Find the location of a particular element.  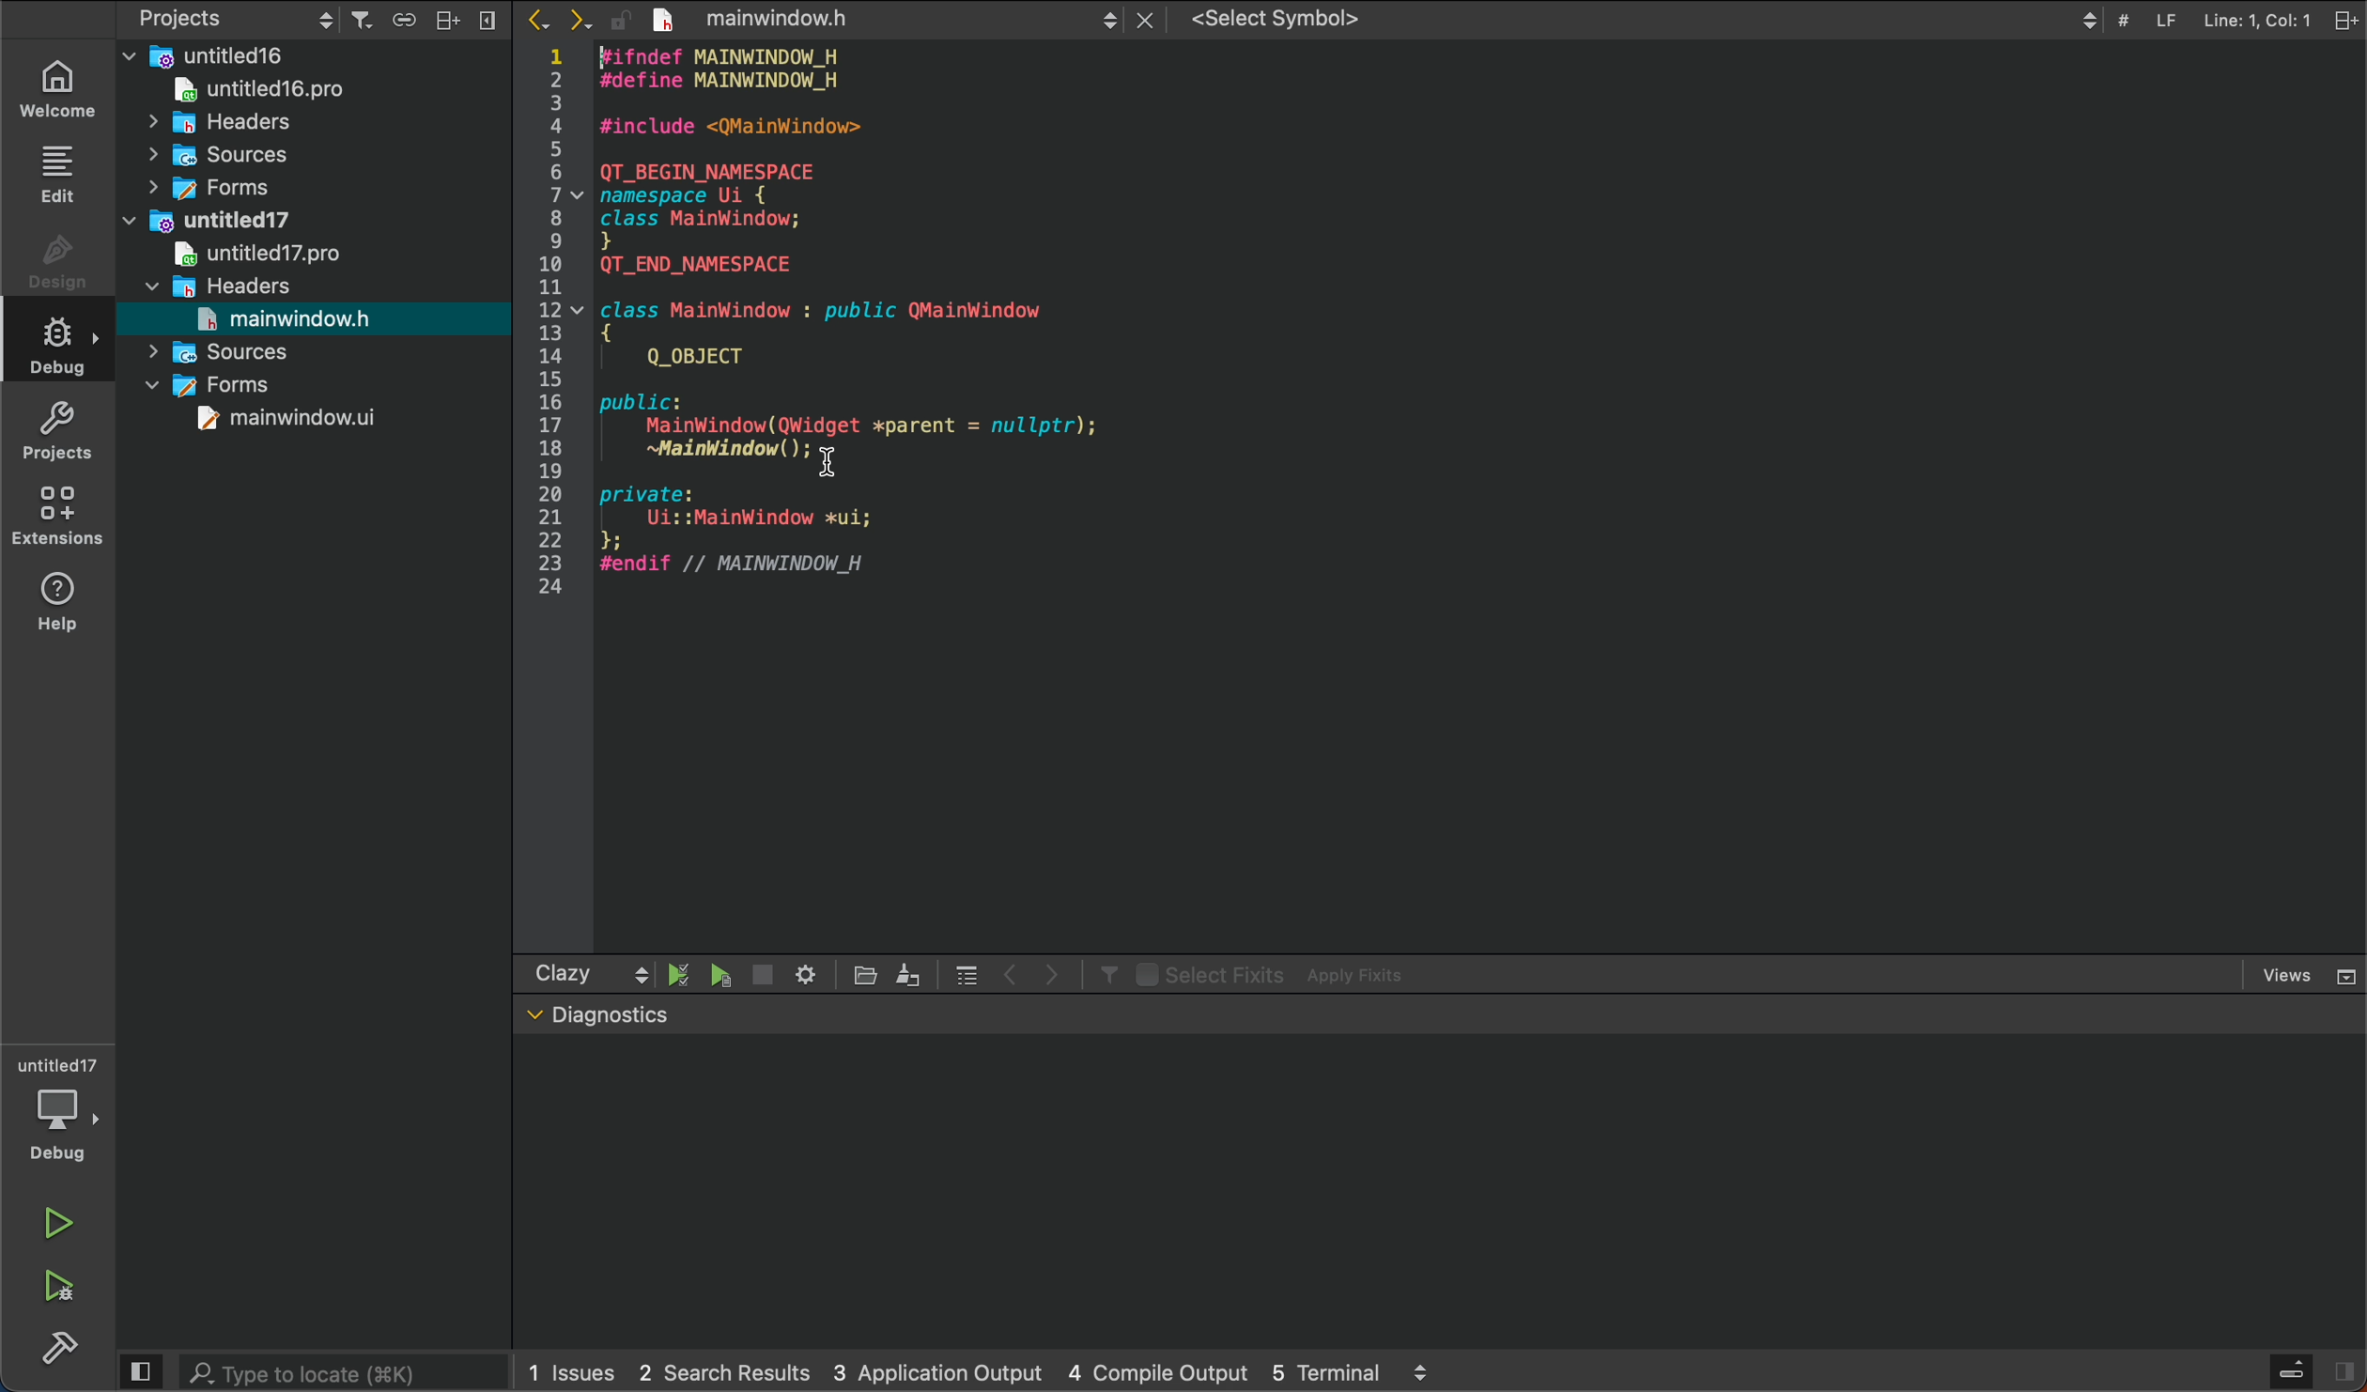

build is located at coordinates (60, 1353).